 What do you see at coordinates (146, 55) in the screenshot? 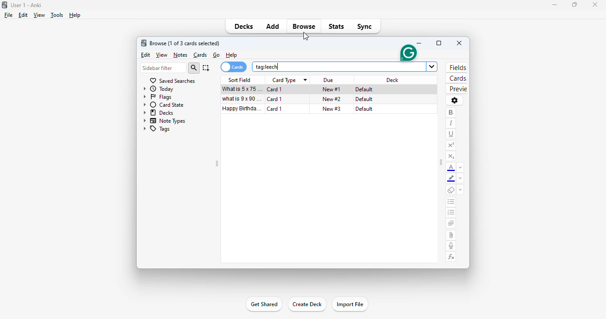
I see `edit` at bounding box center [146, 55].